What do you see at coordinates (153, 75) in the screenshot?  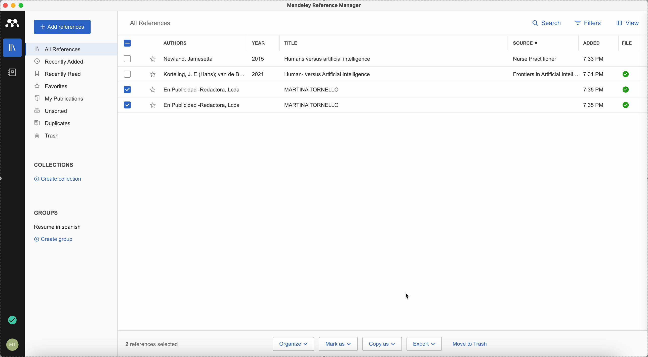 I see `favorite` at bounding box center [153, 75].